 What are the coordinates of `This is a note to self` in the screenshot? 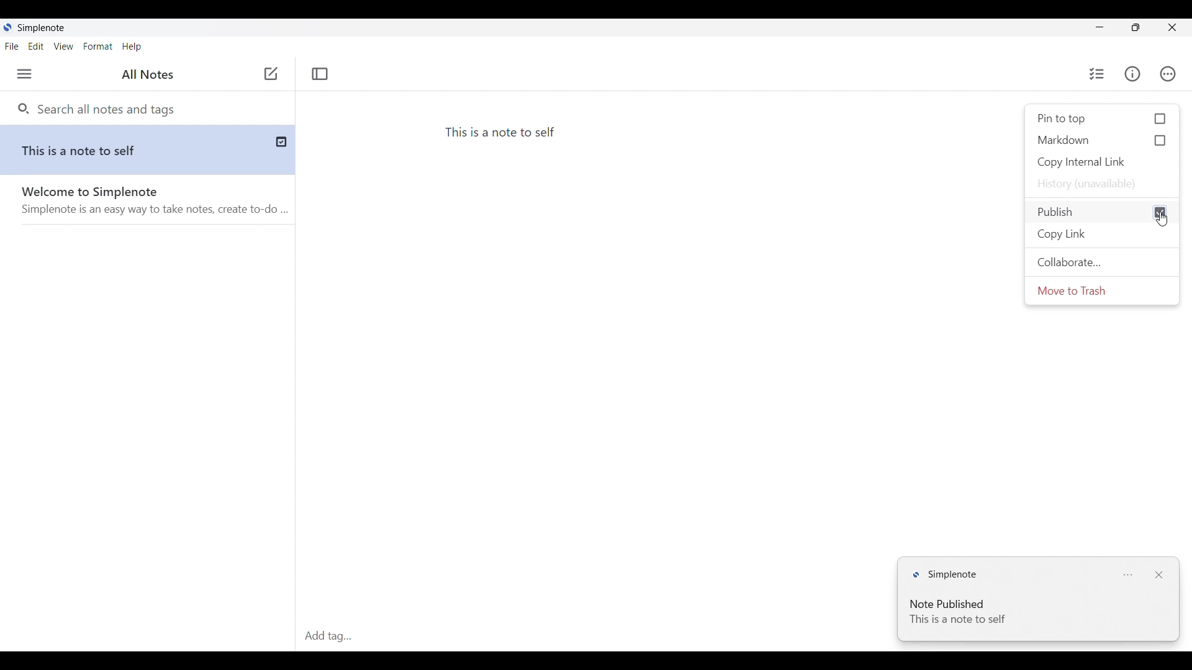 It's located at (959, 619).